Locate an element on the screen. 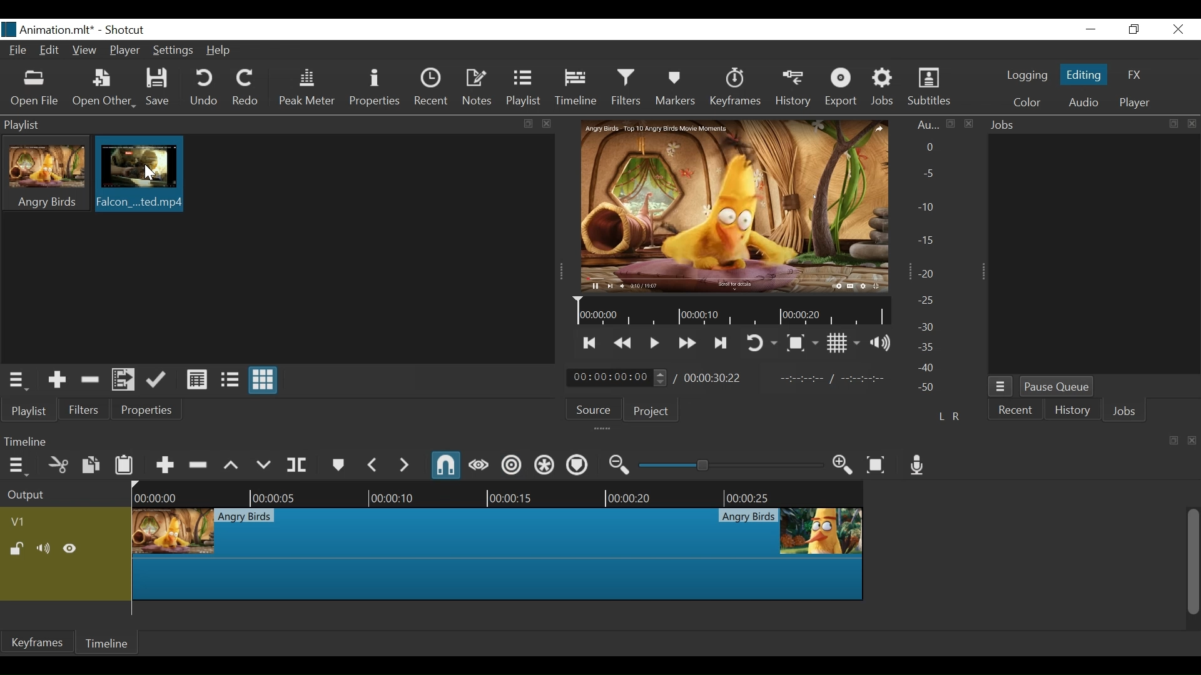  Lift is located at coordinates (232, 464).